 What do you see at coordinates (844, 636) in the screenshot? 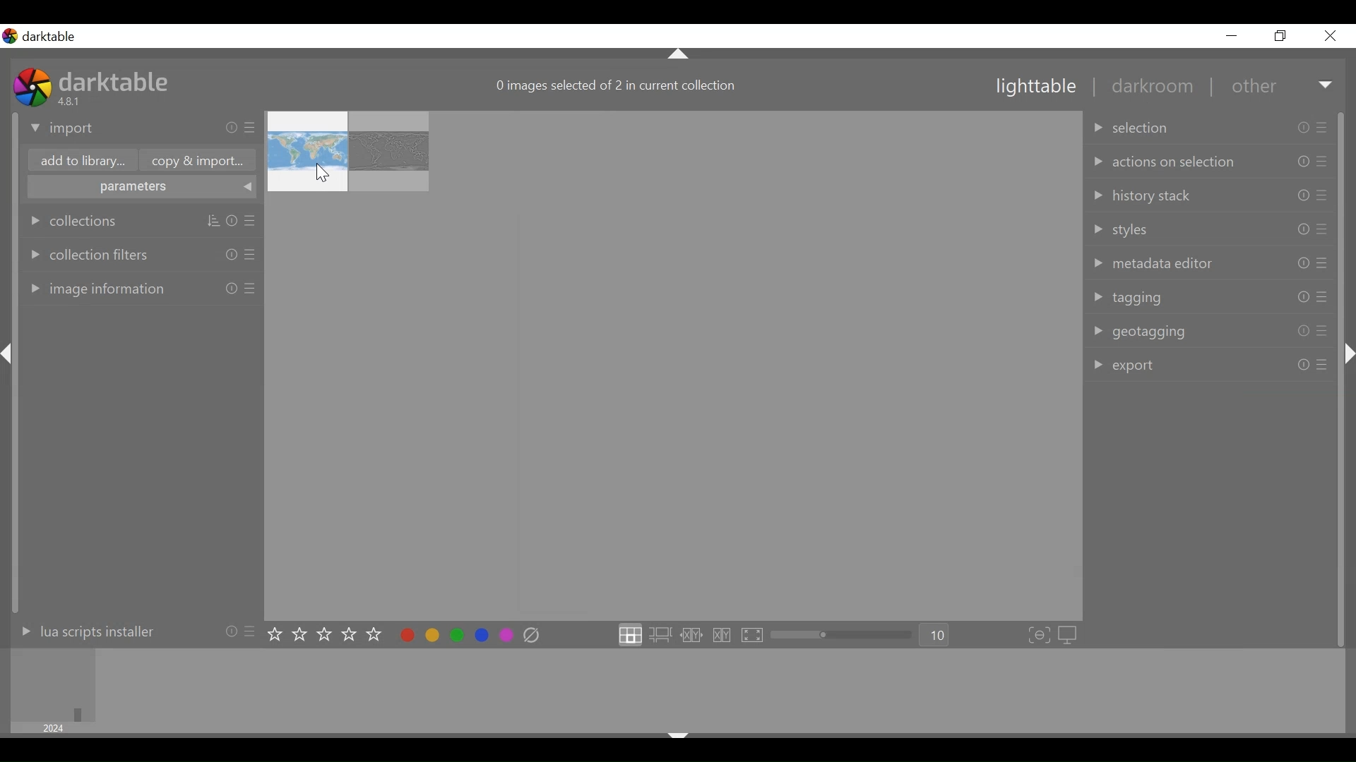
I see `Zoom Slider` at bounding box center [844, 636].